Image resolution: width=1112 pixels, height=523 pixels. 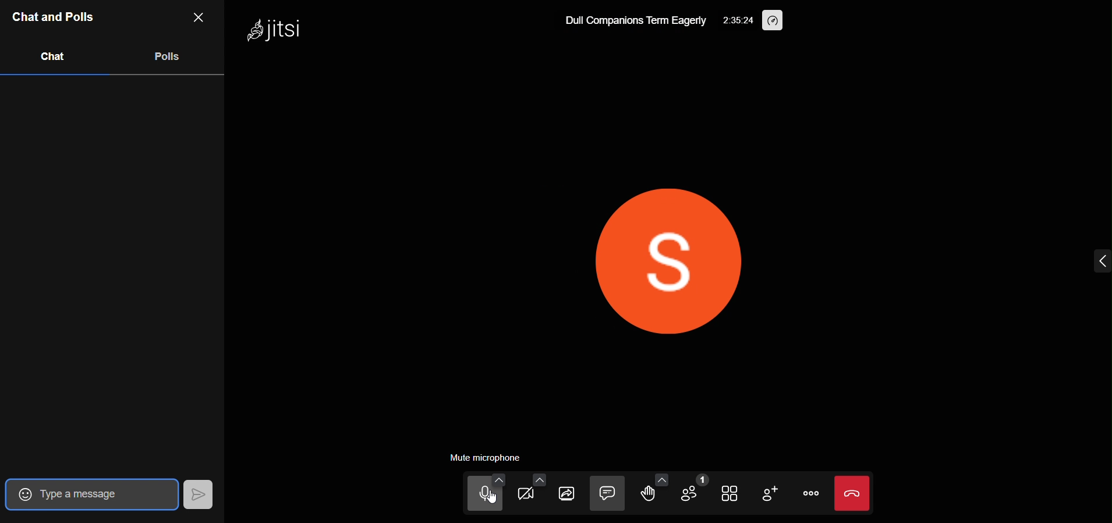 I want to click on mute microphone, so click(x=487, y=457).